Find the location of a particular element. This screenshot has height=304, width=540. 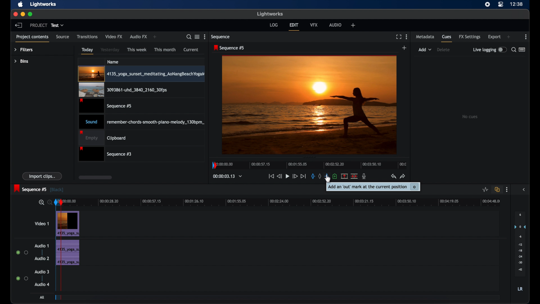

zoom  is located at coordinates (44, 202).